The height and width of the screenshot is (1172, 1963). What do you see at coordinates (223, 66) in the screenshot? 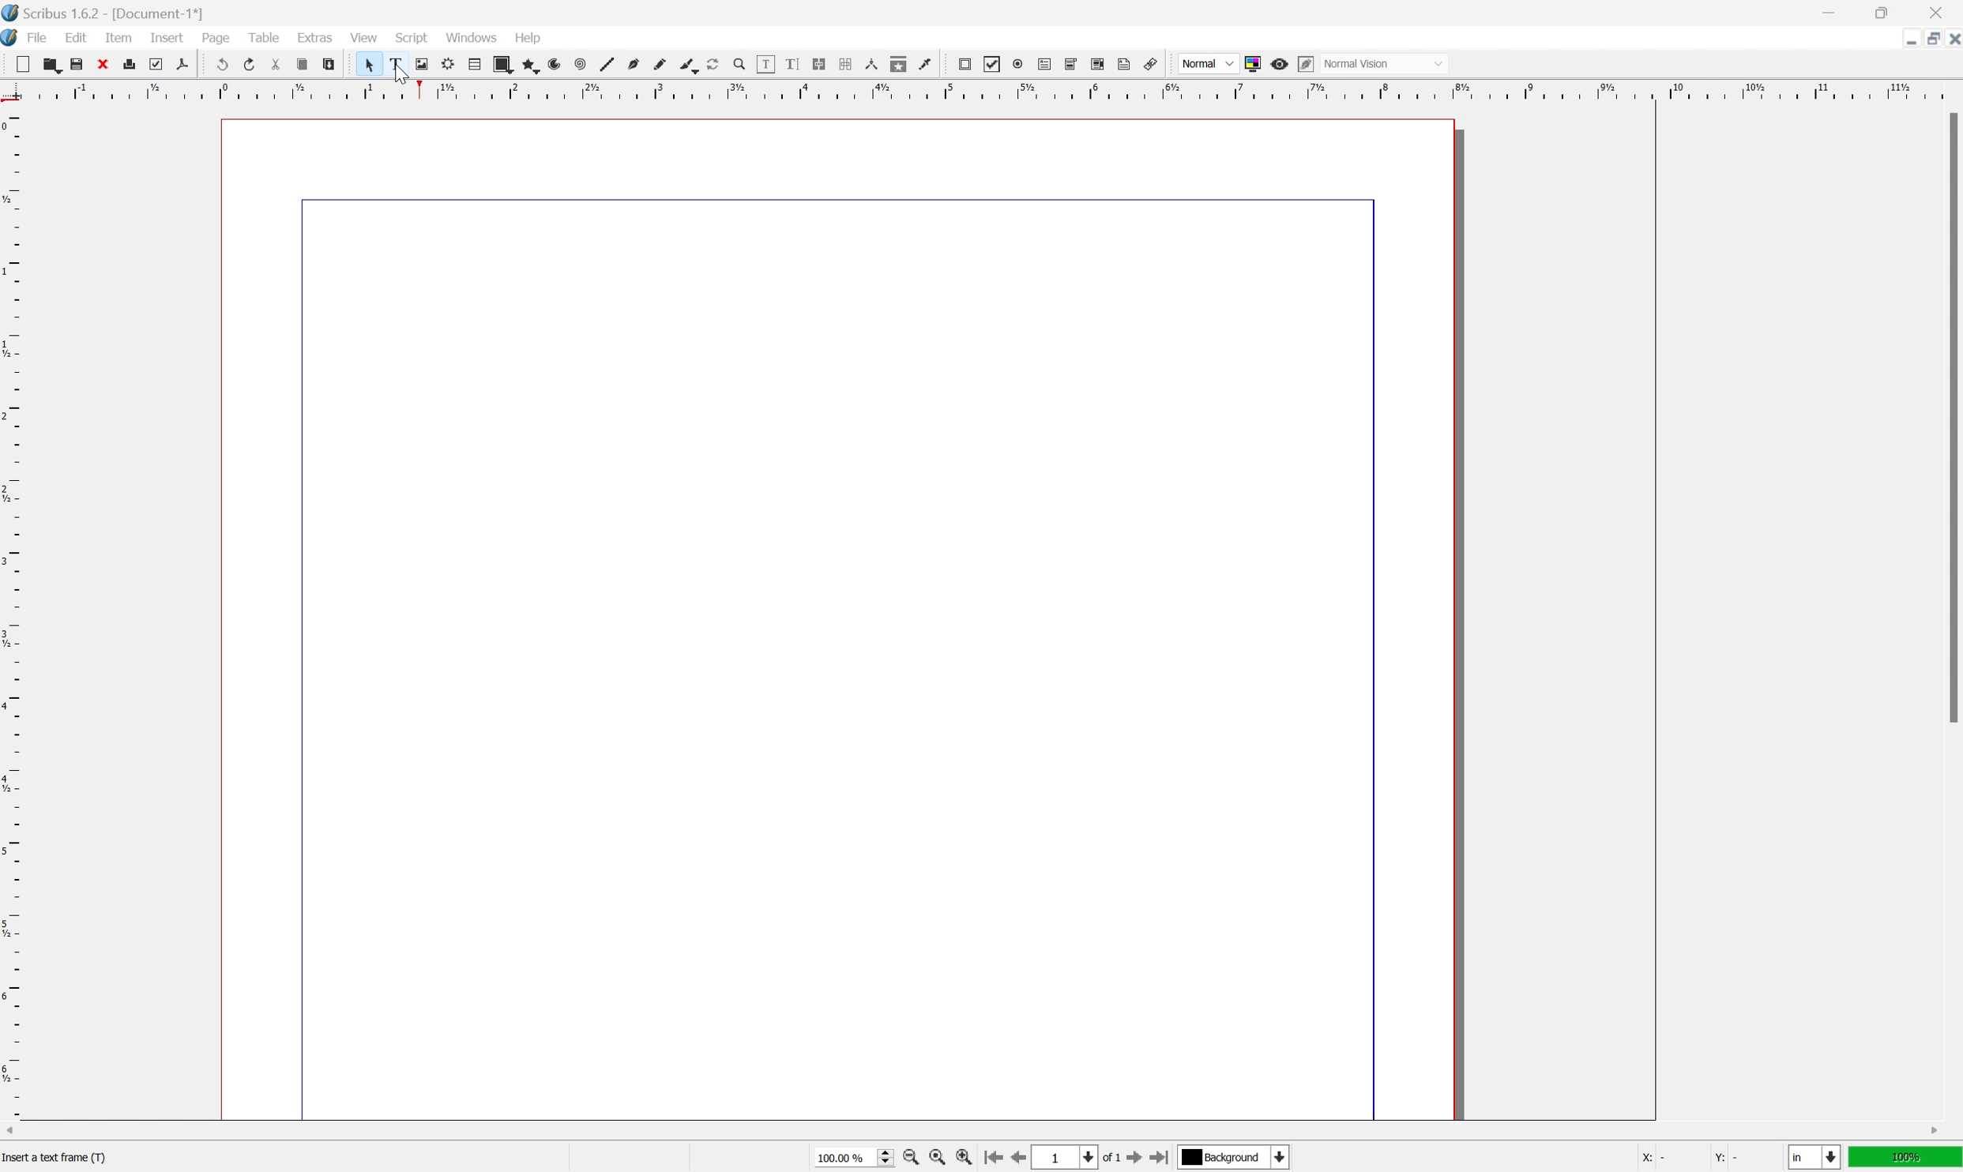
I see `undo` at bounding box center [223, 66].